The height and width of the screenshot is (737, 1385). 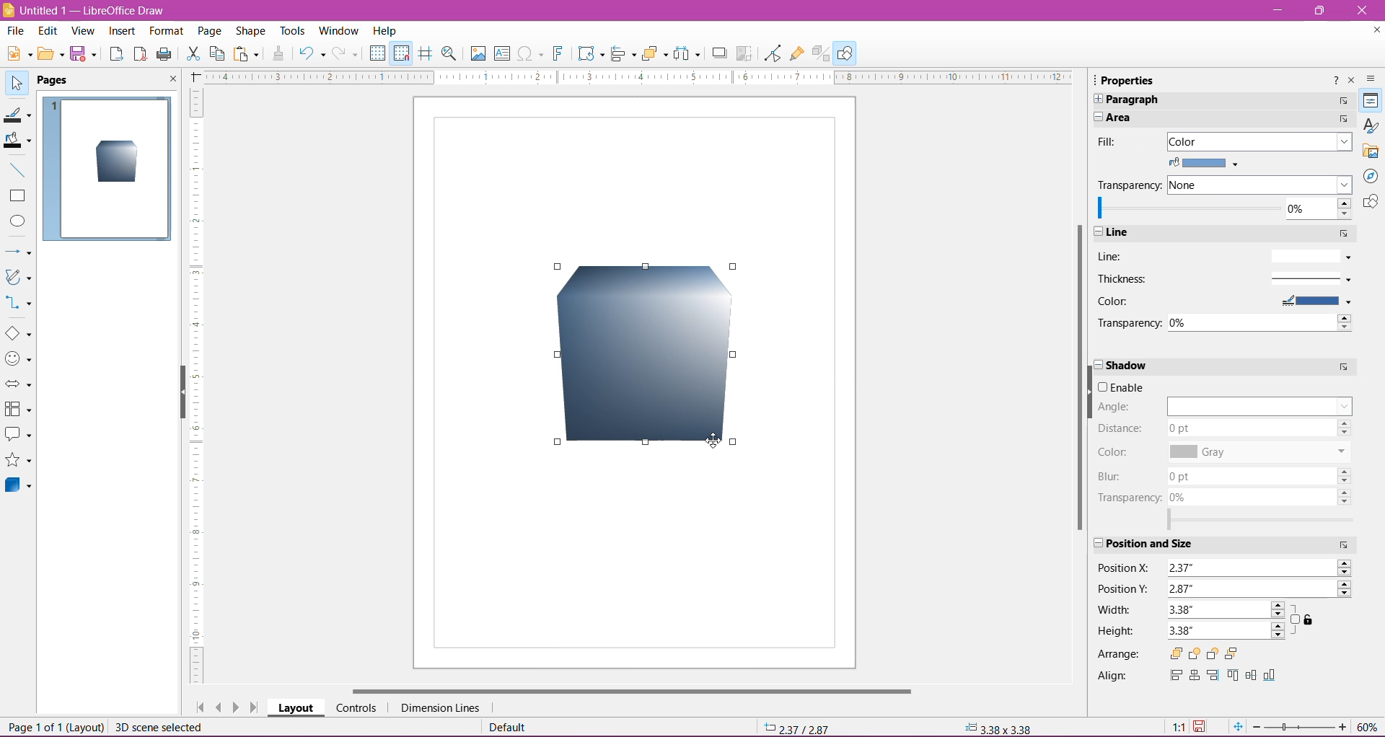 What do you see at coordinates (798, 726) in the screenshot?
I see `Cursor Position` at bounding box center [798, 726].